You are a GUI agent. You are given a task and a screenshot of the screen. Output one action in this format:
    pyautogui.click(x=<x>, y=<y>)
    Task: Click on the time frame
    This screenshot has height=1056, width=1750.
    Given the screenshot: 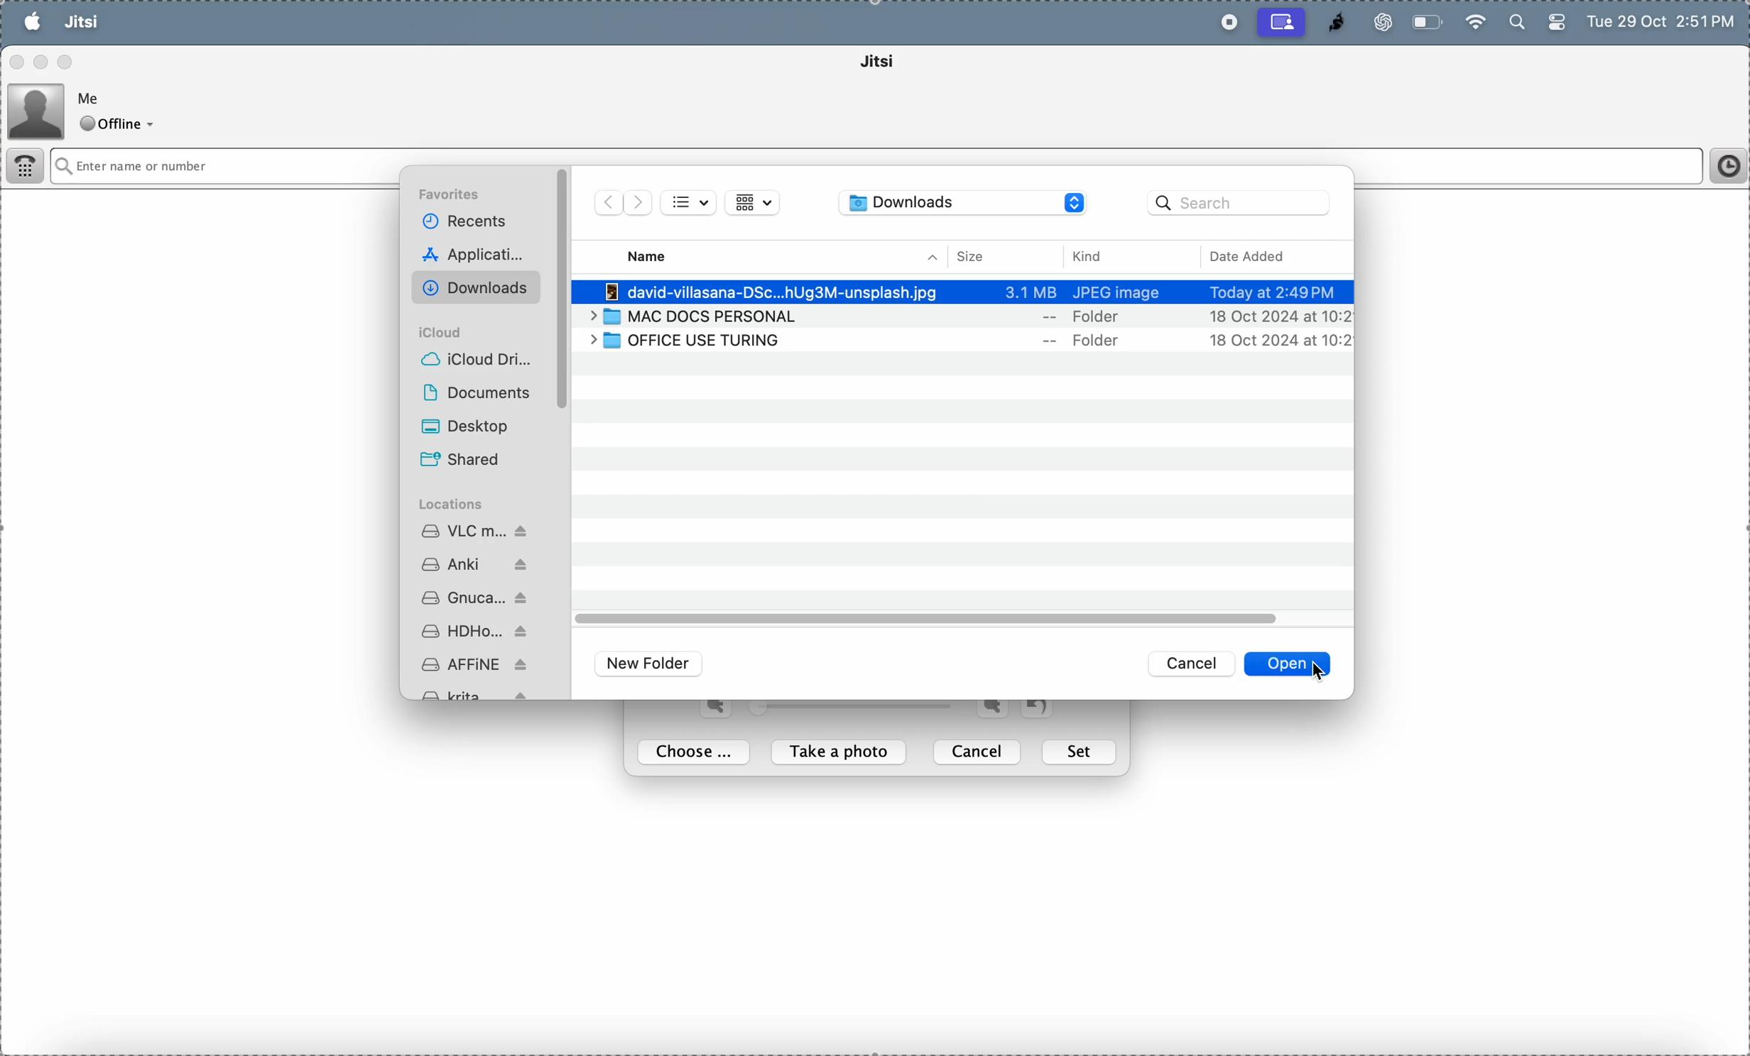 What is the action you would take?
    pyautogui.click(x=1723, y=166)
    